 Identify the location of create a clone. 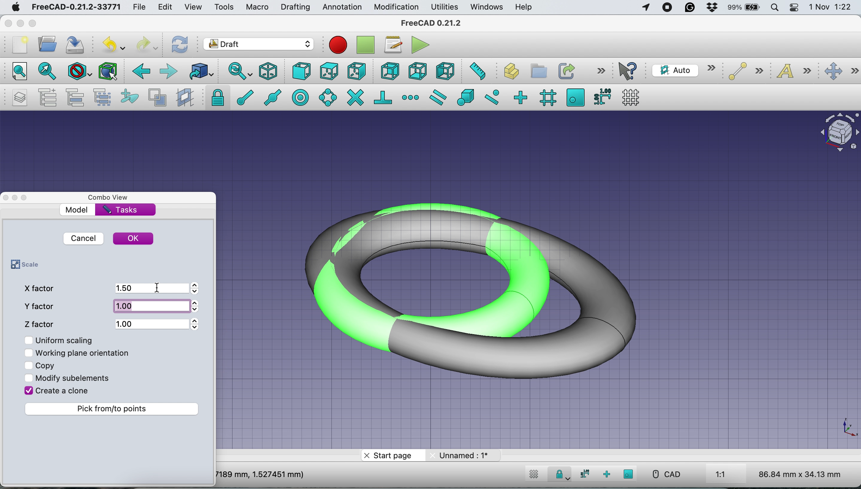
(64, 392).